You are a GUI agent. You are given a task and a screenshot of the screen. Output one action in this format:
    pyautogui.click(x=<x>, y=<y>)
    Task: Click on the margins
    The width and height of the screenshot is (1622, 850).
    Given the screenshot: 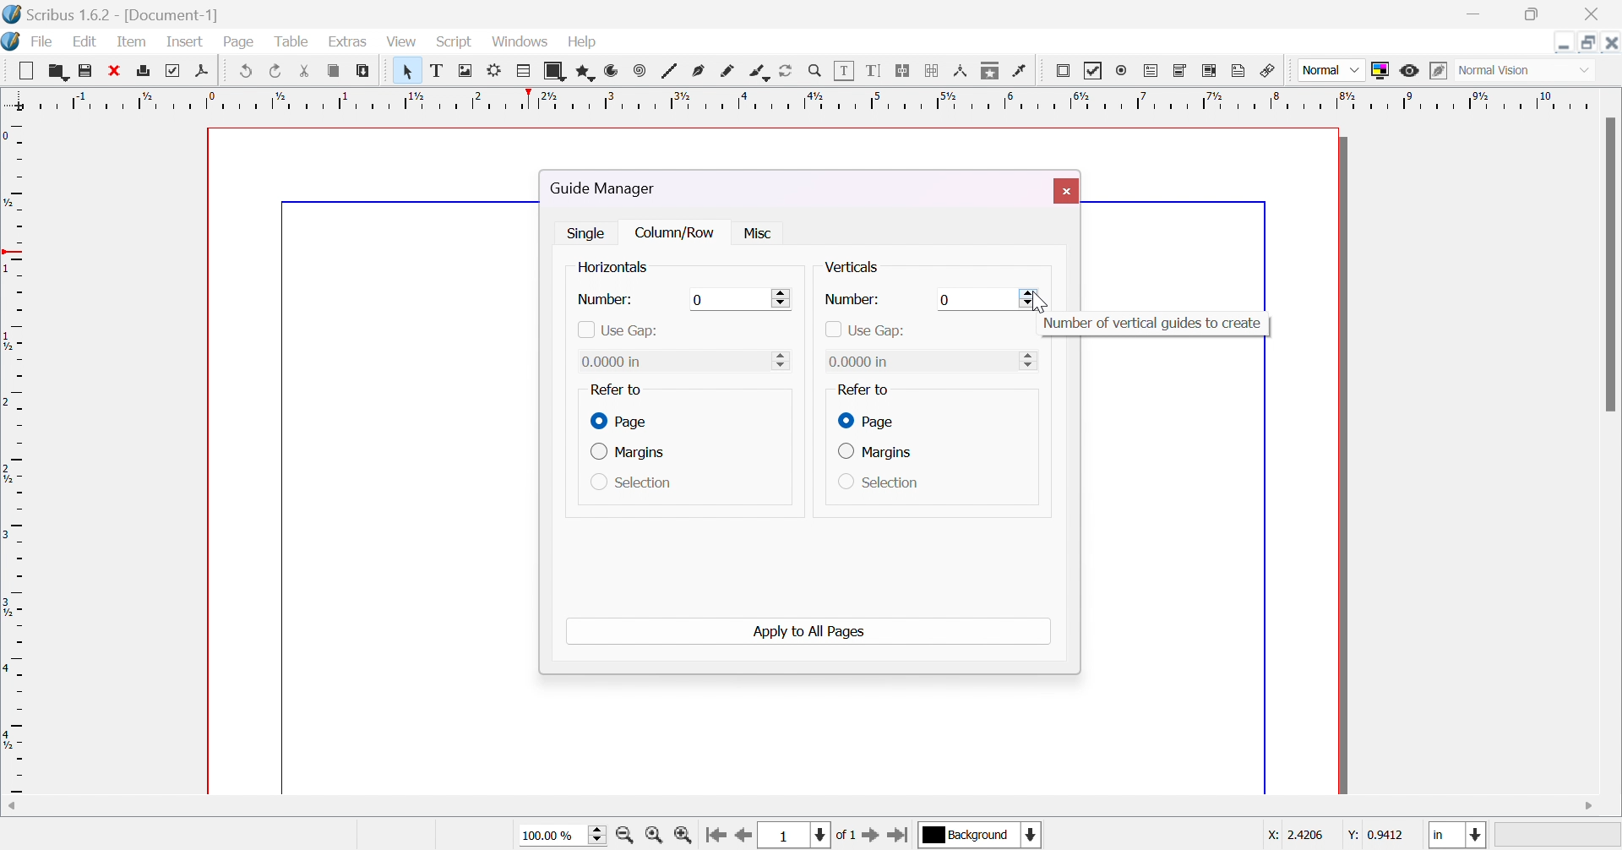 What is the action you would take?
    pyautogui.click(x=633, y=454)
    